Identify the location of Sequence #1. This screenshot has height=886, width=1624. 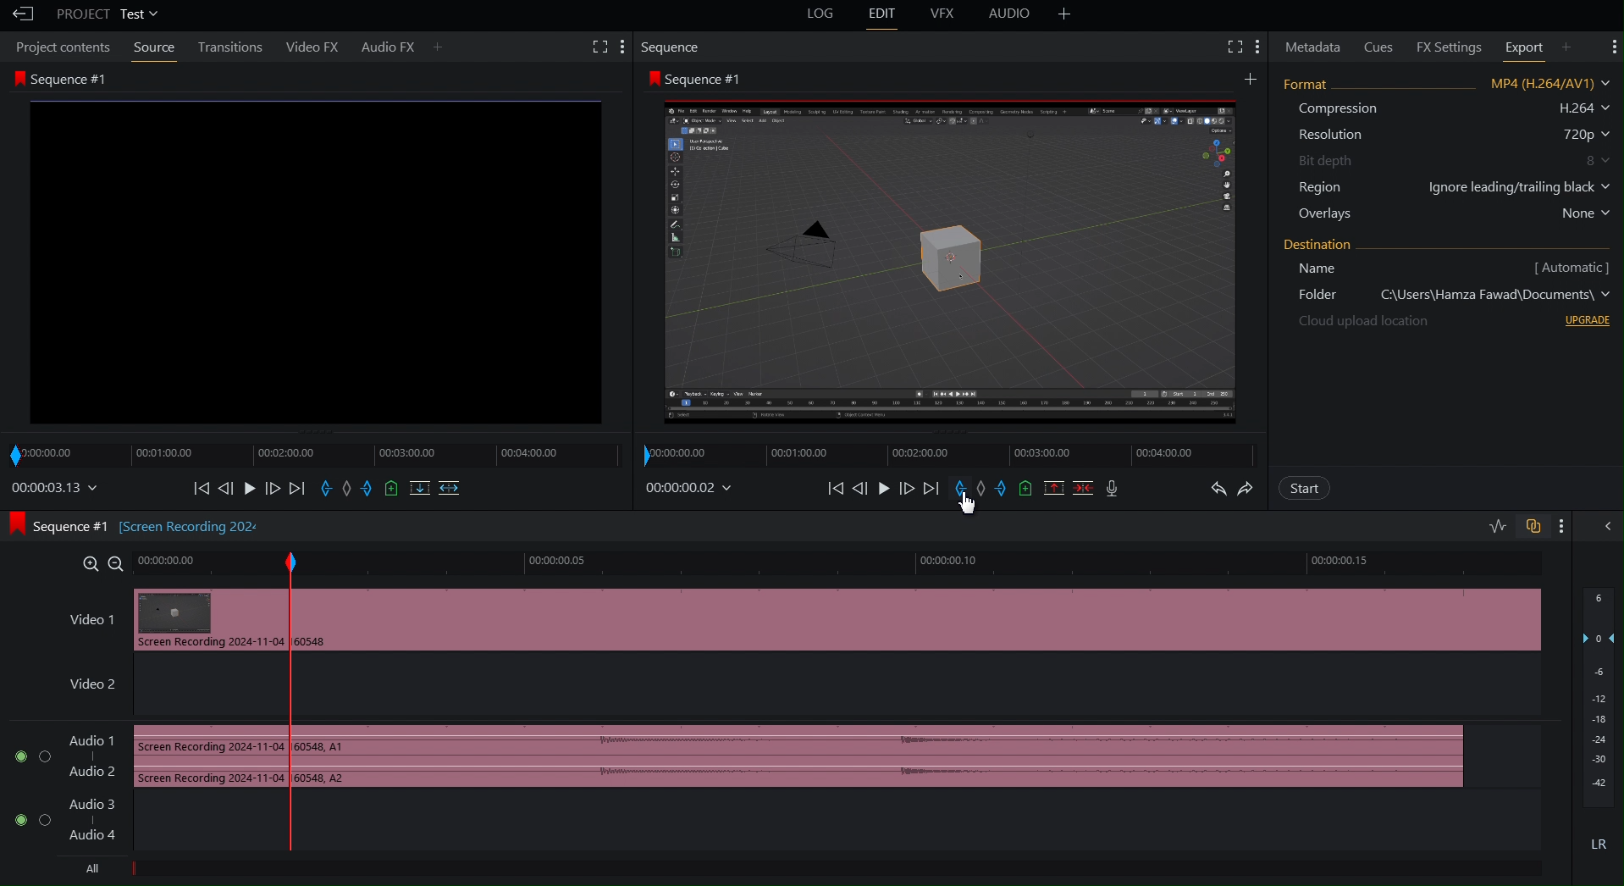
(312, 248).